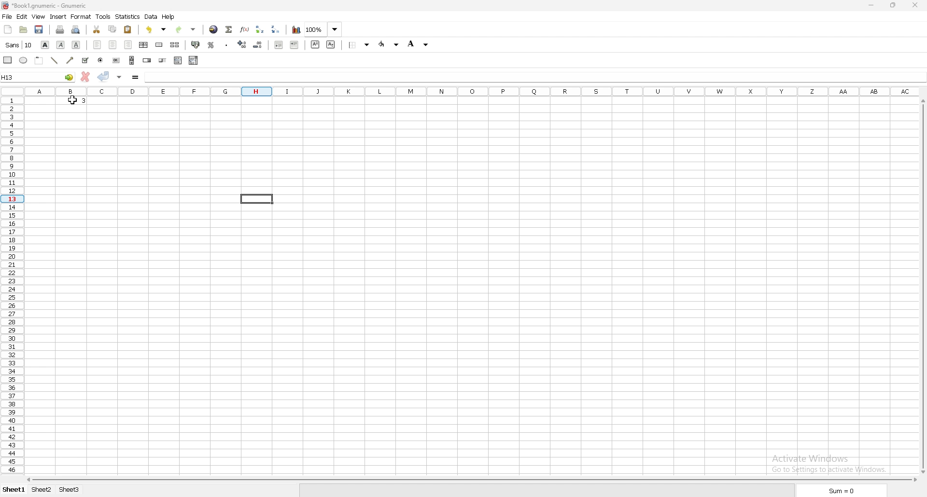 The image size is (927, 497). I want to click on scroll, so click(132, 60).